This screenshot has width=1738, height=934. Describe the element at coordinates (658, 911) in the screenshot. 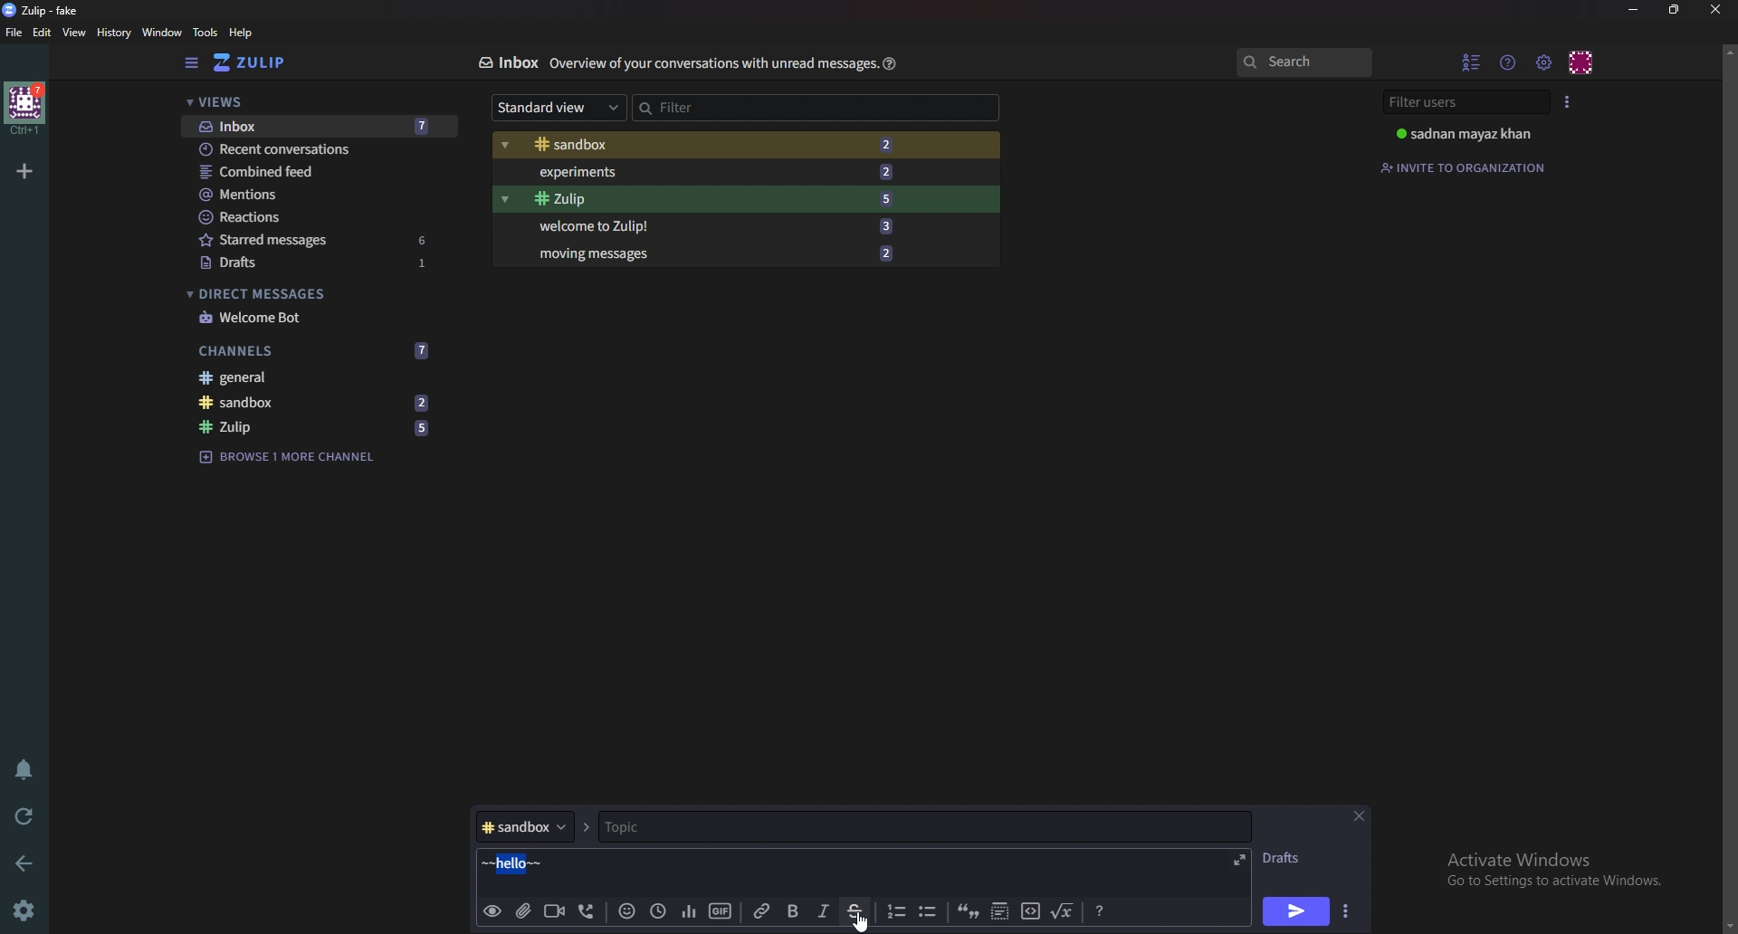

I see `Global time` at that location.